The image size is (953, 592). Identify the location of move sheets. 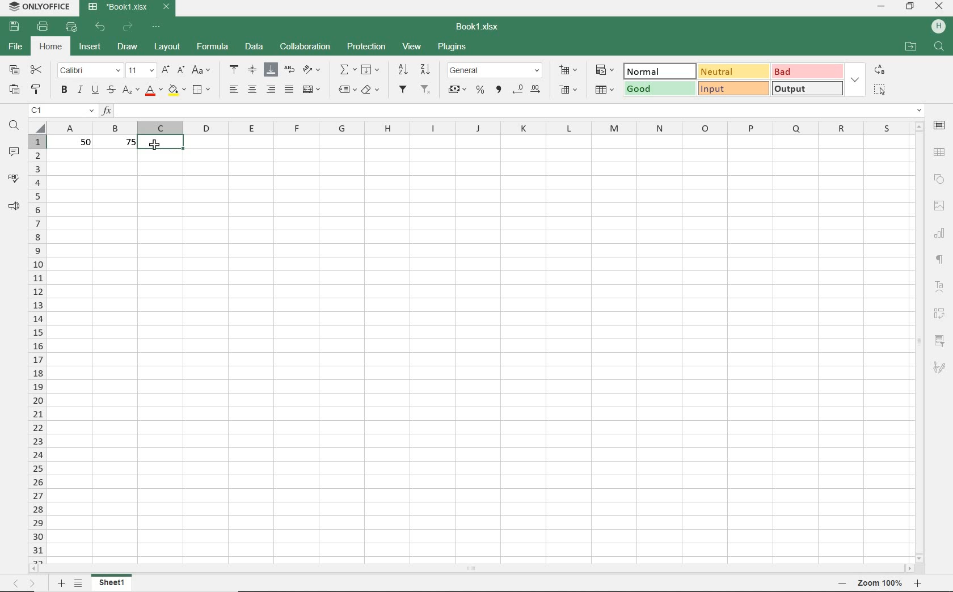
(24, 583).